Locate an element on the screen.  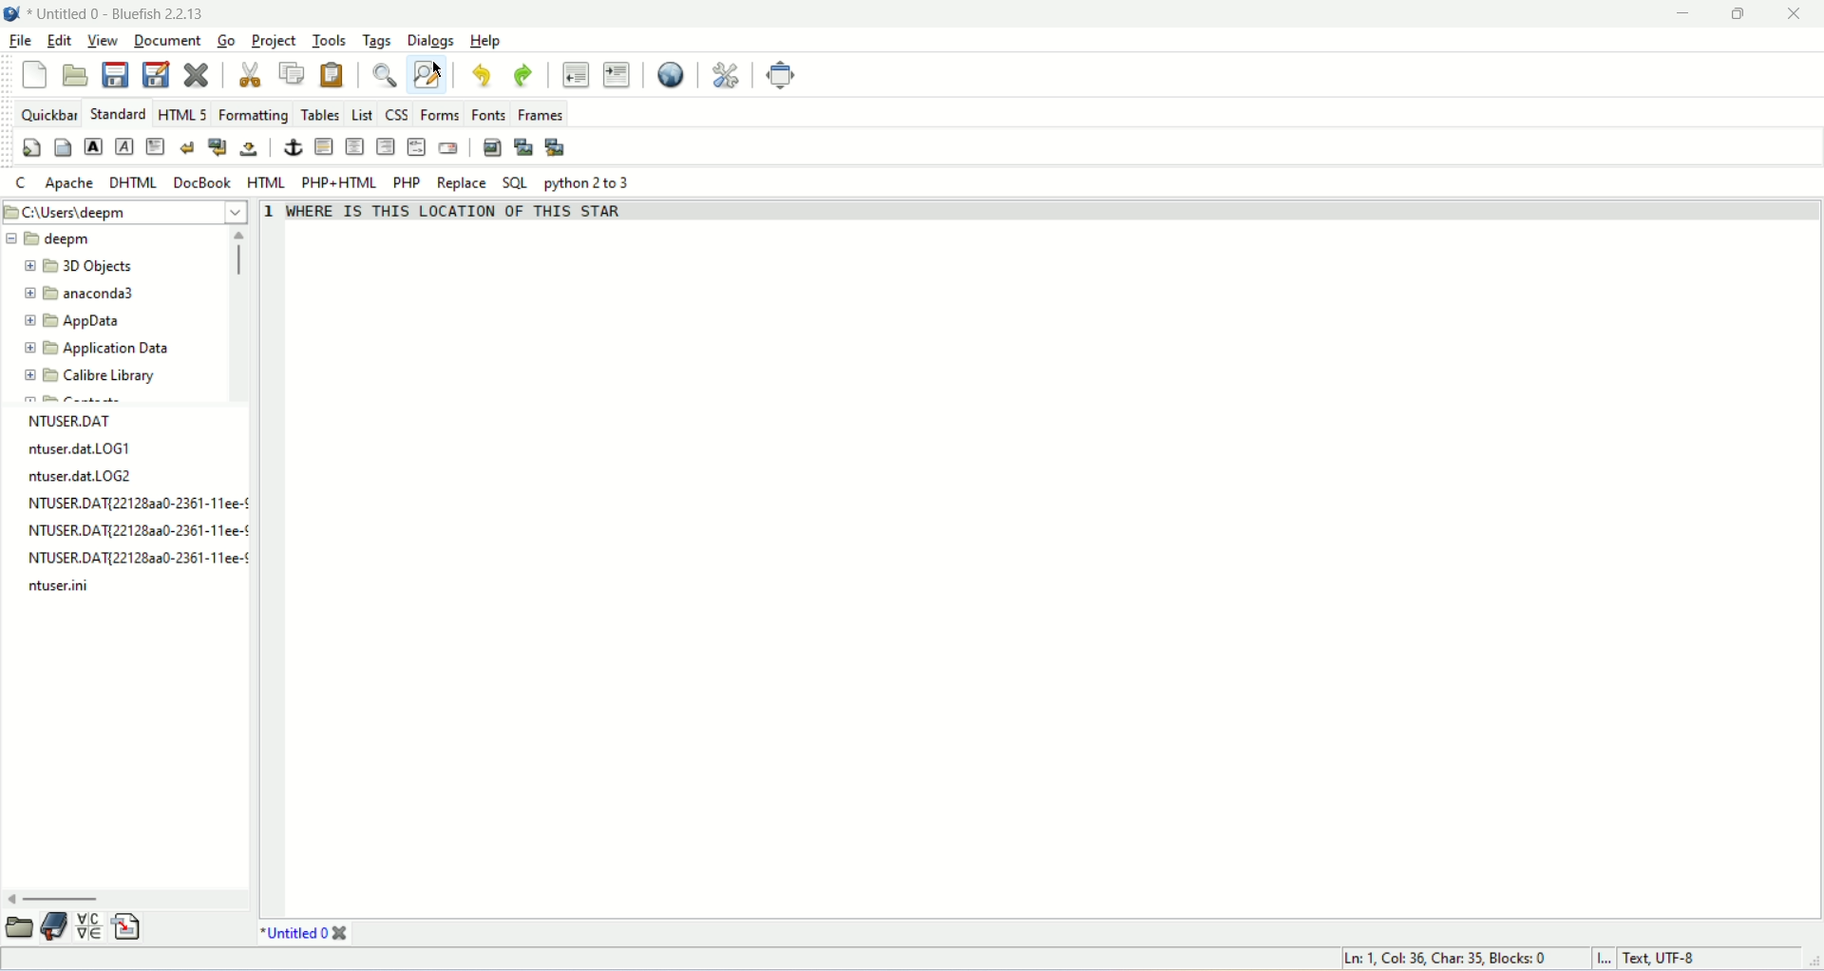
file browser is located at coordinates (21, 926).